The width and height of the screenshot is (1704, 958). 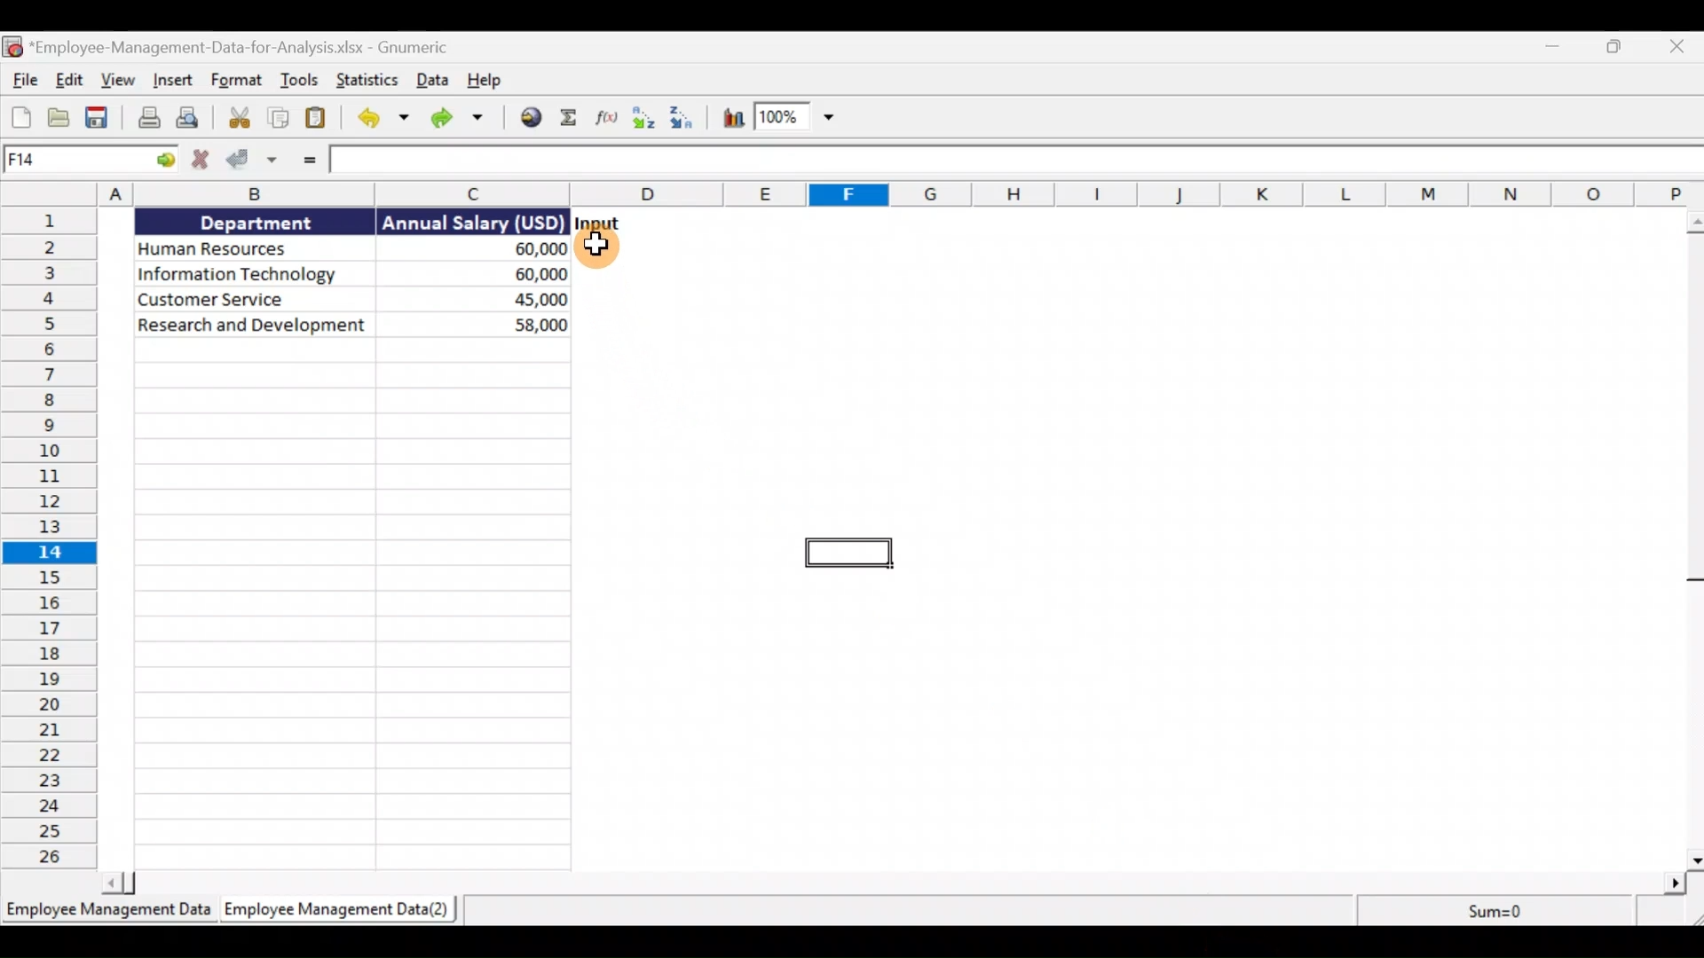 What do you see at coordinates (106, 909) in the screenshot?
I see `Sheet 1` at bounding box center [106, 909].